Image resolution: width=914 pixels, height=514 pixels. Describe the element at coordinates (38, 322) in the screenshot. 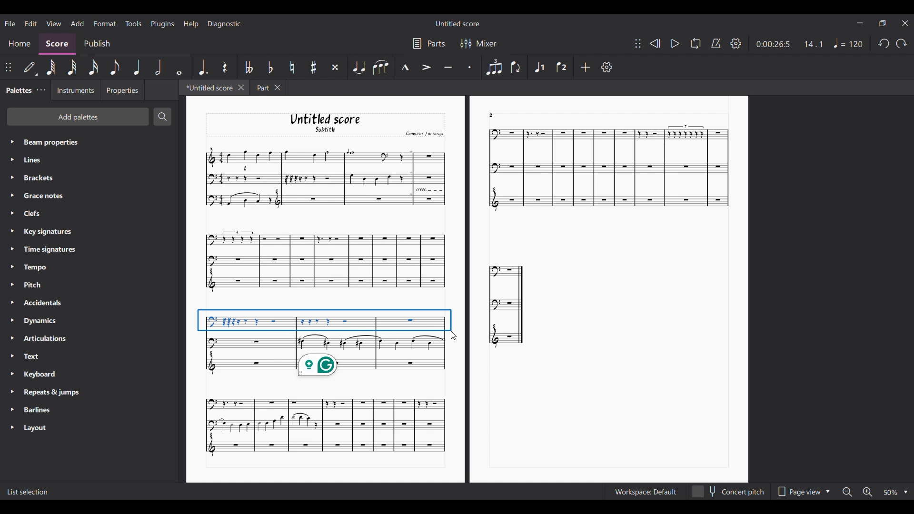

I see `> Dynamics` at that location.